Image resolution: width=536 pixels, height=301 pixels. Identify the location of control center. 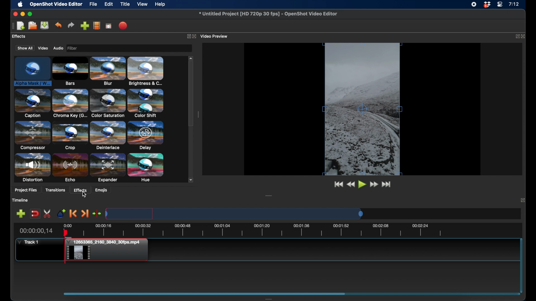
(500, 4).